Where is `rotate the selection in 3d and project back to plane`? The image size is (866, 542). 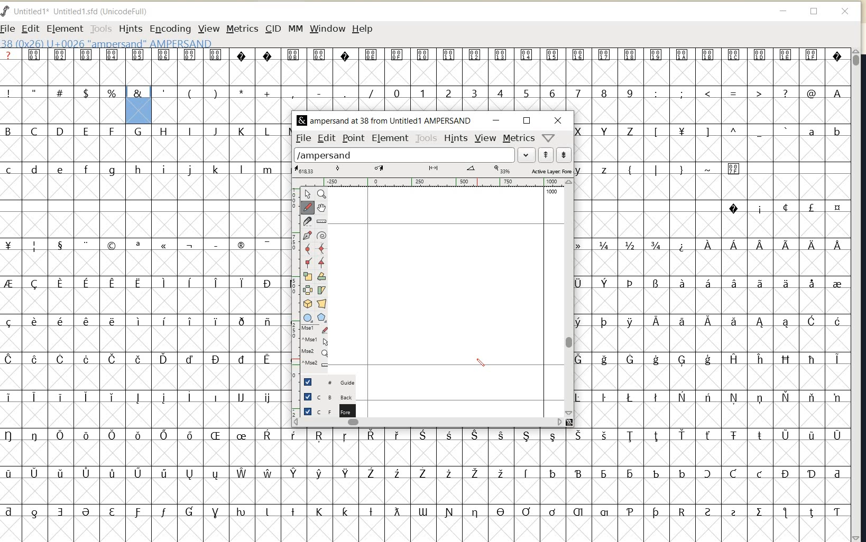 rotate the selection in 3d and project back to plane is located at coordinates (307, 304).